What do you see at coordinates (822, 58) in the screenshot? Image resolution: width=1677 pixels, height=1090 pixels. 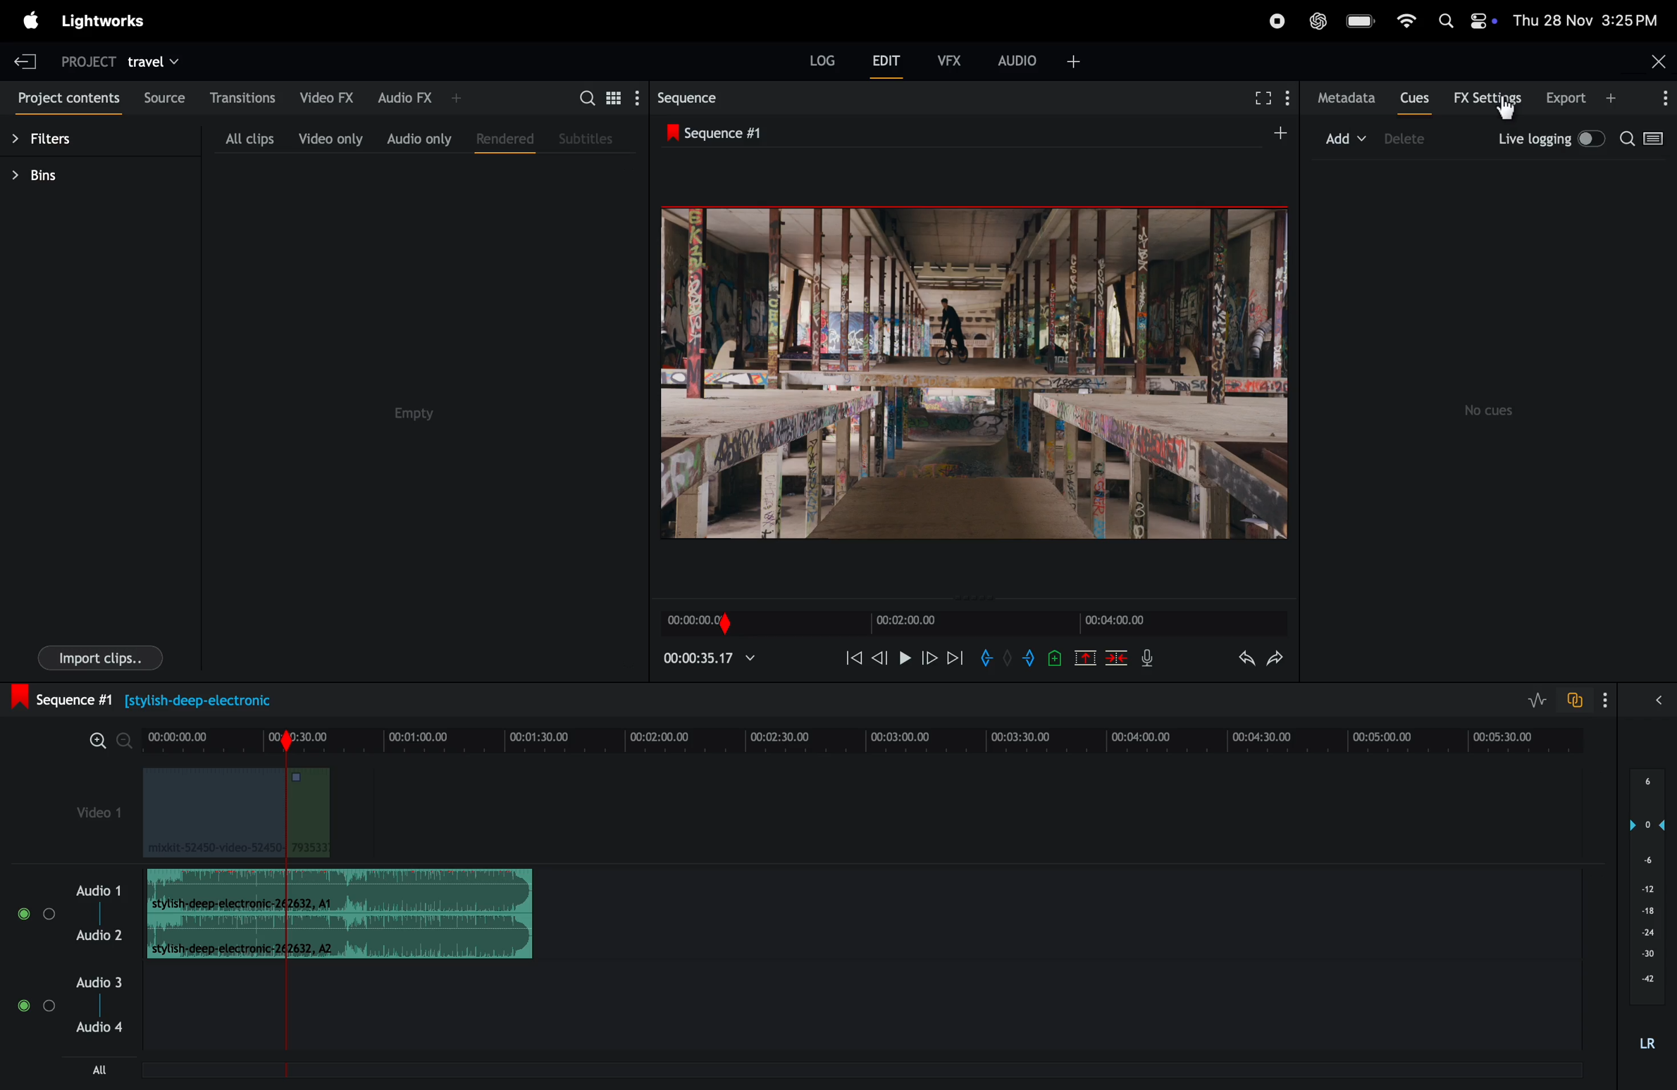 I see `log` at bounding box center [822, 58].